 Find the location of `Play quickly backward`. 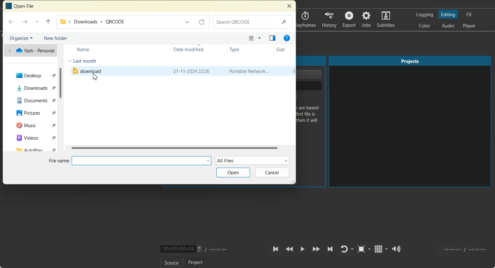

Play quickly backward is located at coordinates (289, 249).